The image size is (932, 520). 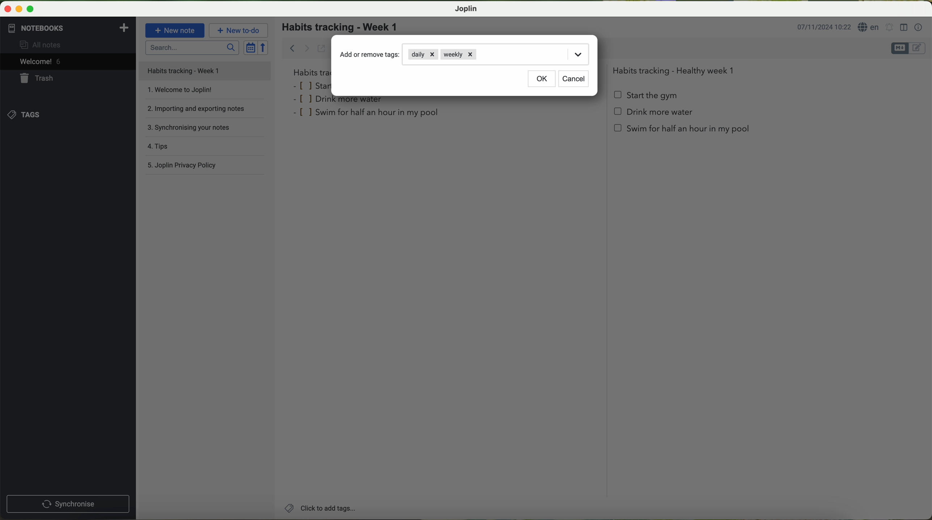 What do you see at coordinates (175, 30) in the screenshot?
I see `new note button` at bounding box center [175, 30].